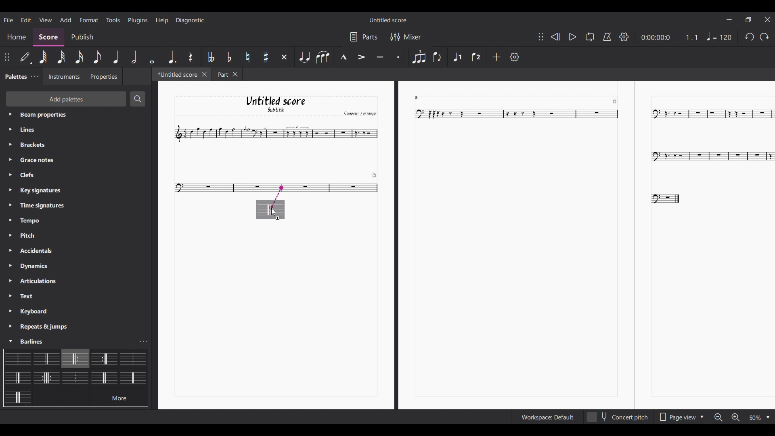 The width and height of the screenshot is (775, 436). Describe the element at coordinates (15, 76) in the screenshot. I see `Current tab, palette` at that location.